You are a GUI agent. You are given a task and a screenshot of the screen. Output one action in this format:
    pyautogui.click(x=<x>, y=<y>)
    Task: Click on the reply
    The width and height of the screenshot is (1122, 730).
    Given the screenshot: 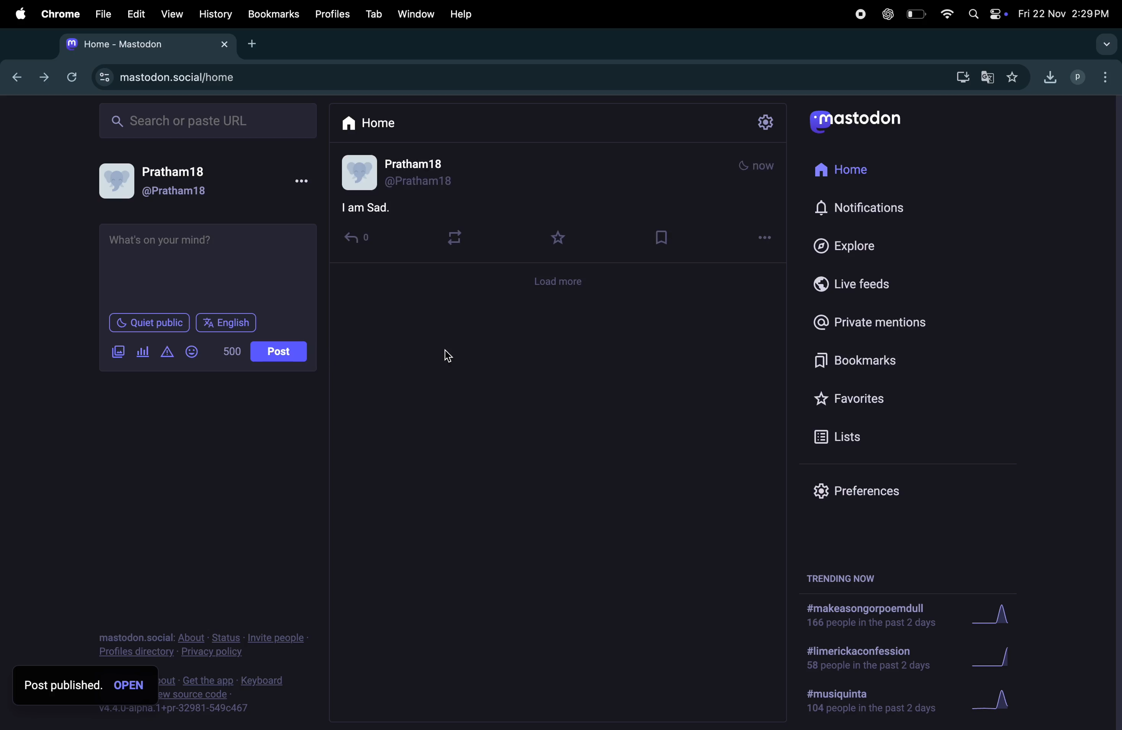 What is the action you would take?
    pyautogui.click(x=358, y=240)
    